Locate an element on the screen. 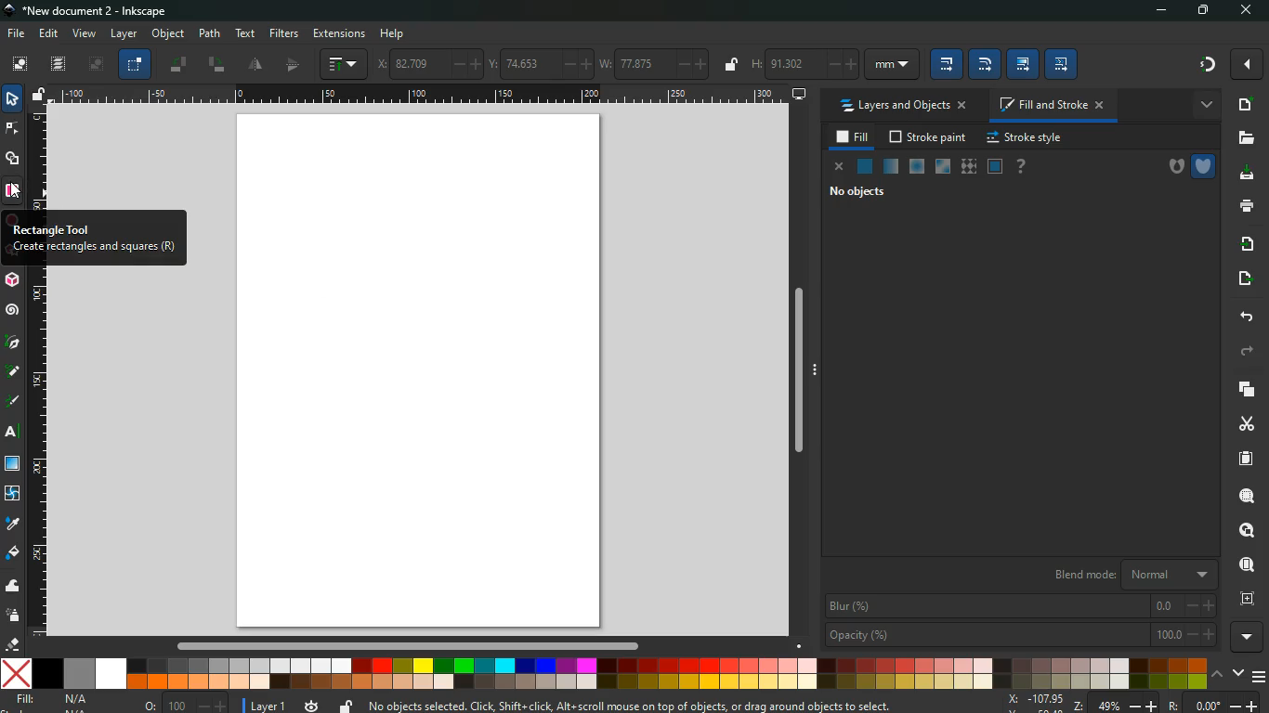 The width and height of the screenshot is (1269, 713). pic is located at coordinates (14, 344).